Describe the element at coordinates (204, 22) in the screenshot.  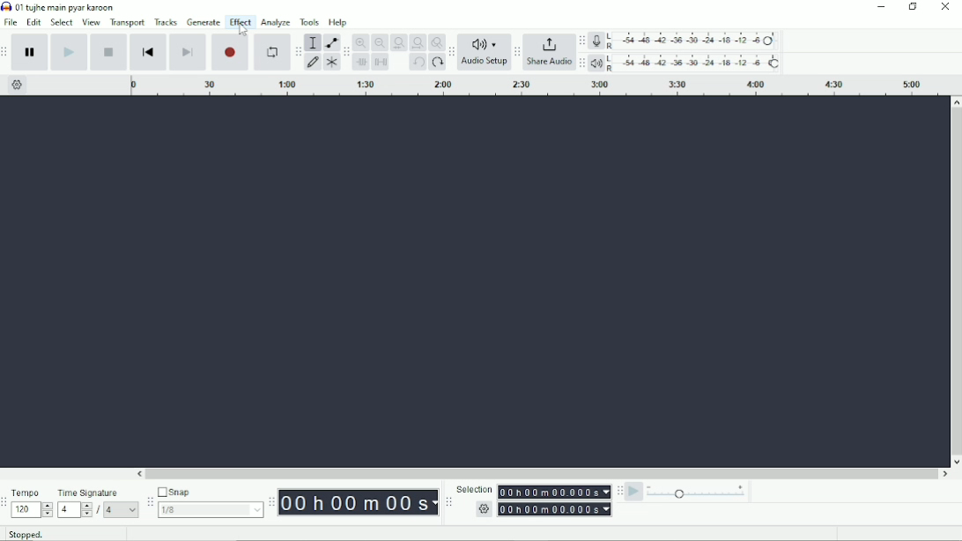
I see `Generate` at that location.